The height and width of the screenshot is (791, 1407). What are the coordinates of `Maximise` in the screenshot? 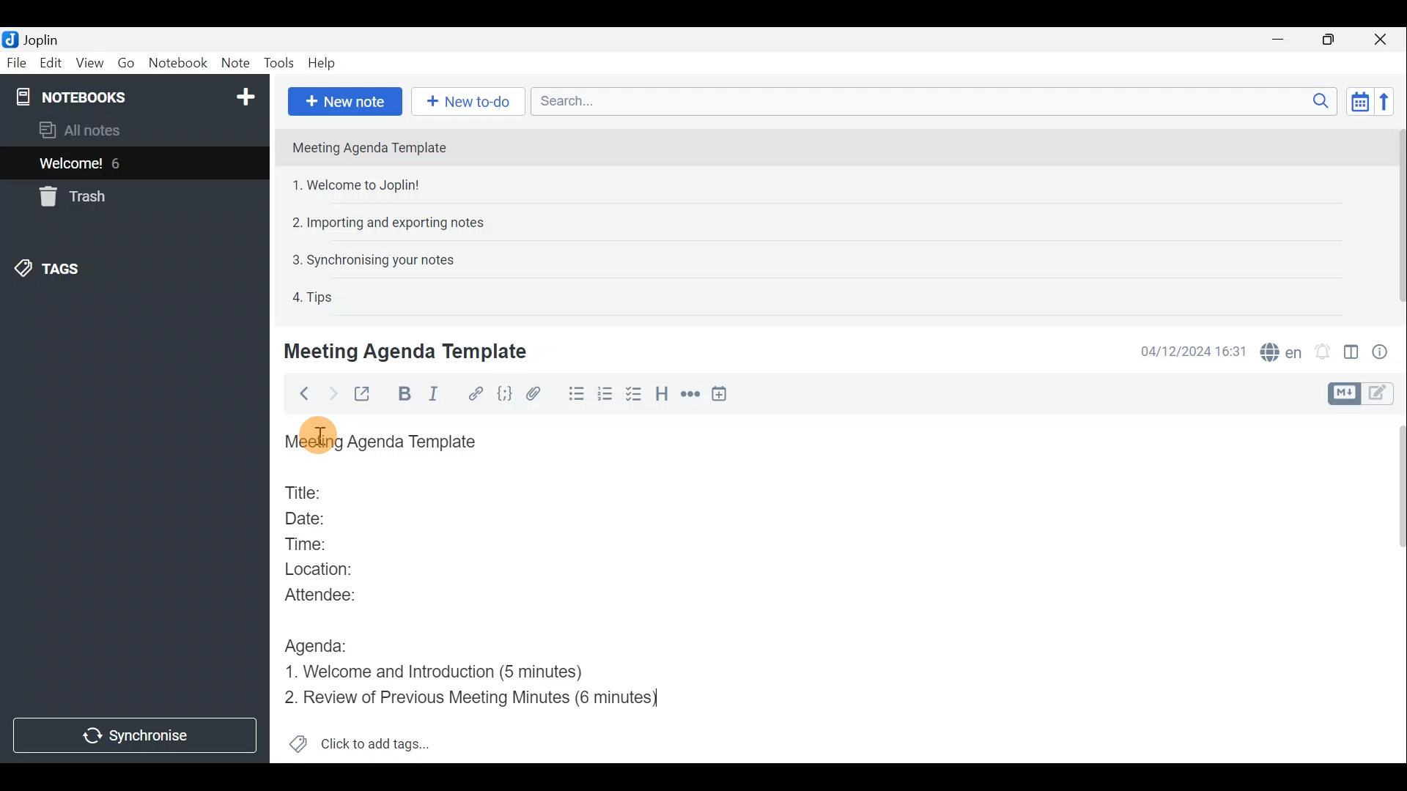 It's located at (1329, 41).